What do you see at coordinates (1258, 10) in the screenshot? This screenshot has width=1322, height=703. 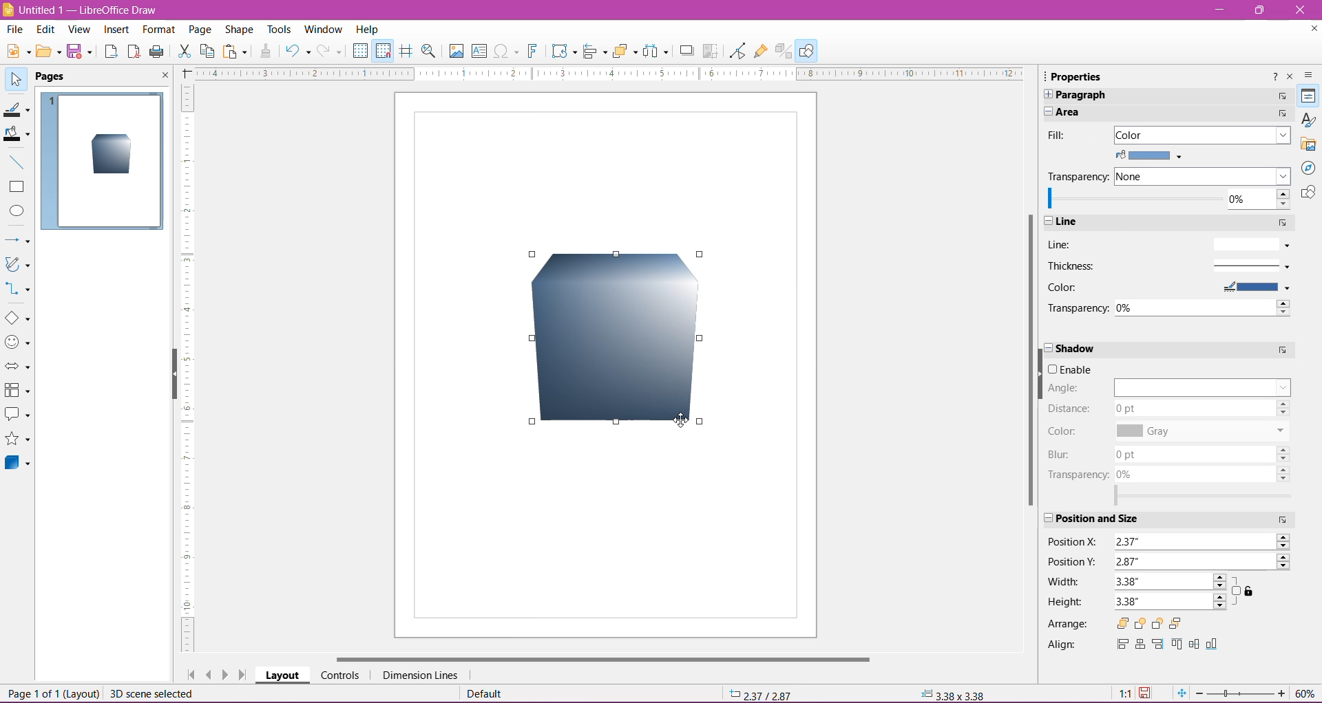 I see `Restore Down` at bounding box center [1258, 10].